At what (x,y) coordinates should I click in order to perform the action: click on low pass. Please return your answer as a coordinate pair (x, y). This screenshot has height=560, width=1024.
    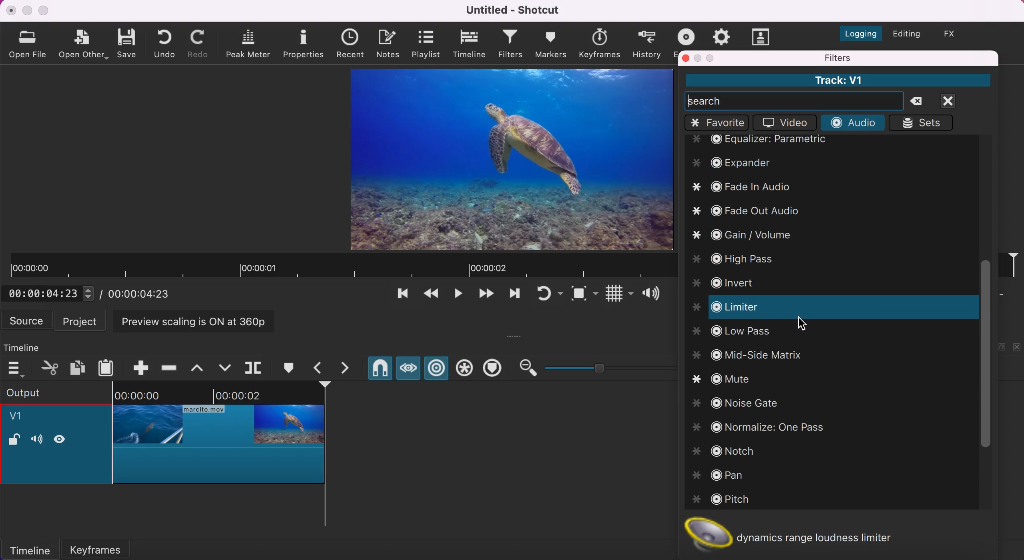
    Looking at the image, I should click on (732, 333).